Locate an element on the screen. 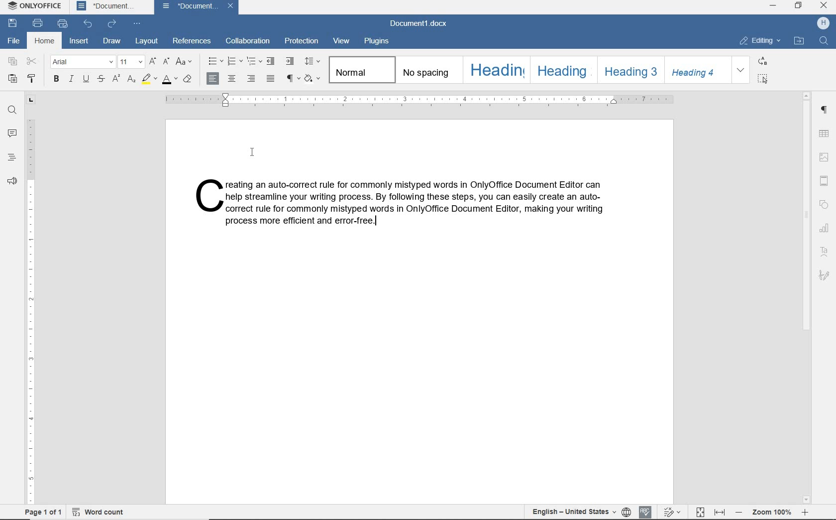 The image size is (836, 520). maximize is located at coordinates (799, 6).